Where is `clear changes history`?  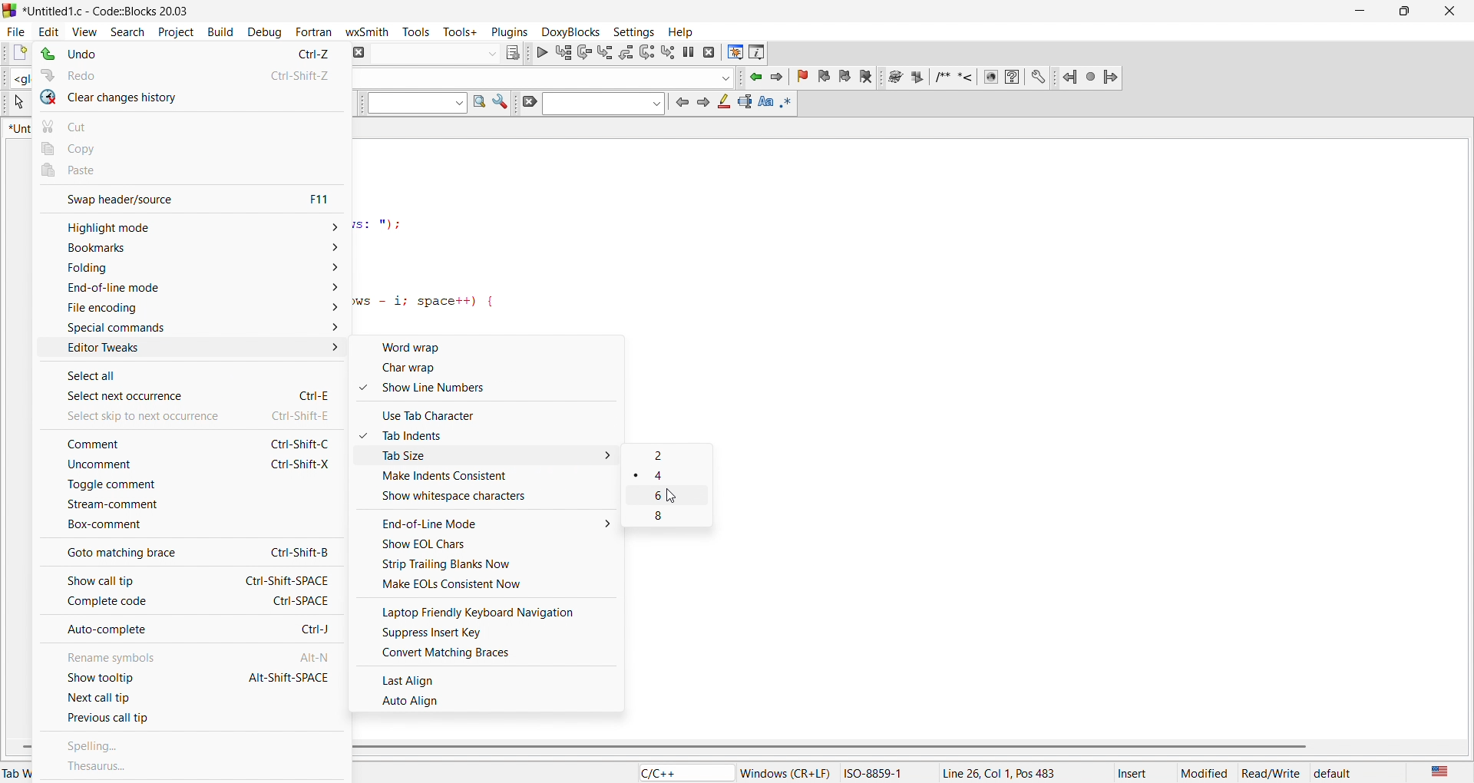
clear changes history is located at coordinates (190, 99).